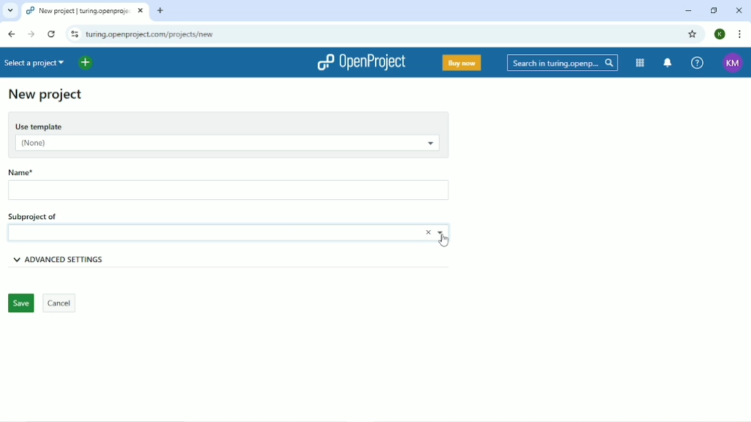 Image resolution: width=751 pixels, height=422 pixels. I want to click on KM, so click(733, 63).